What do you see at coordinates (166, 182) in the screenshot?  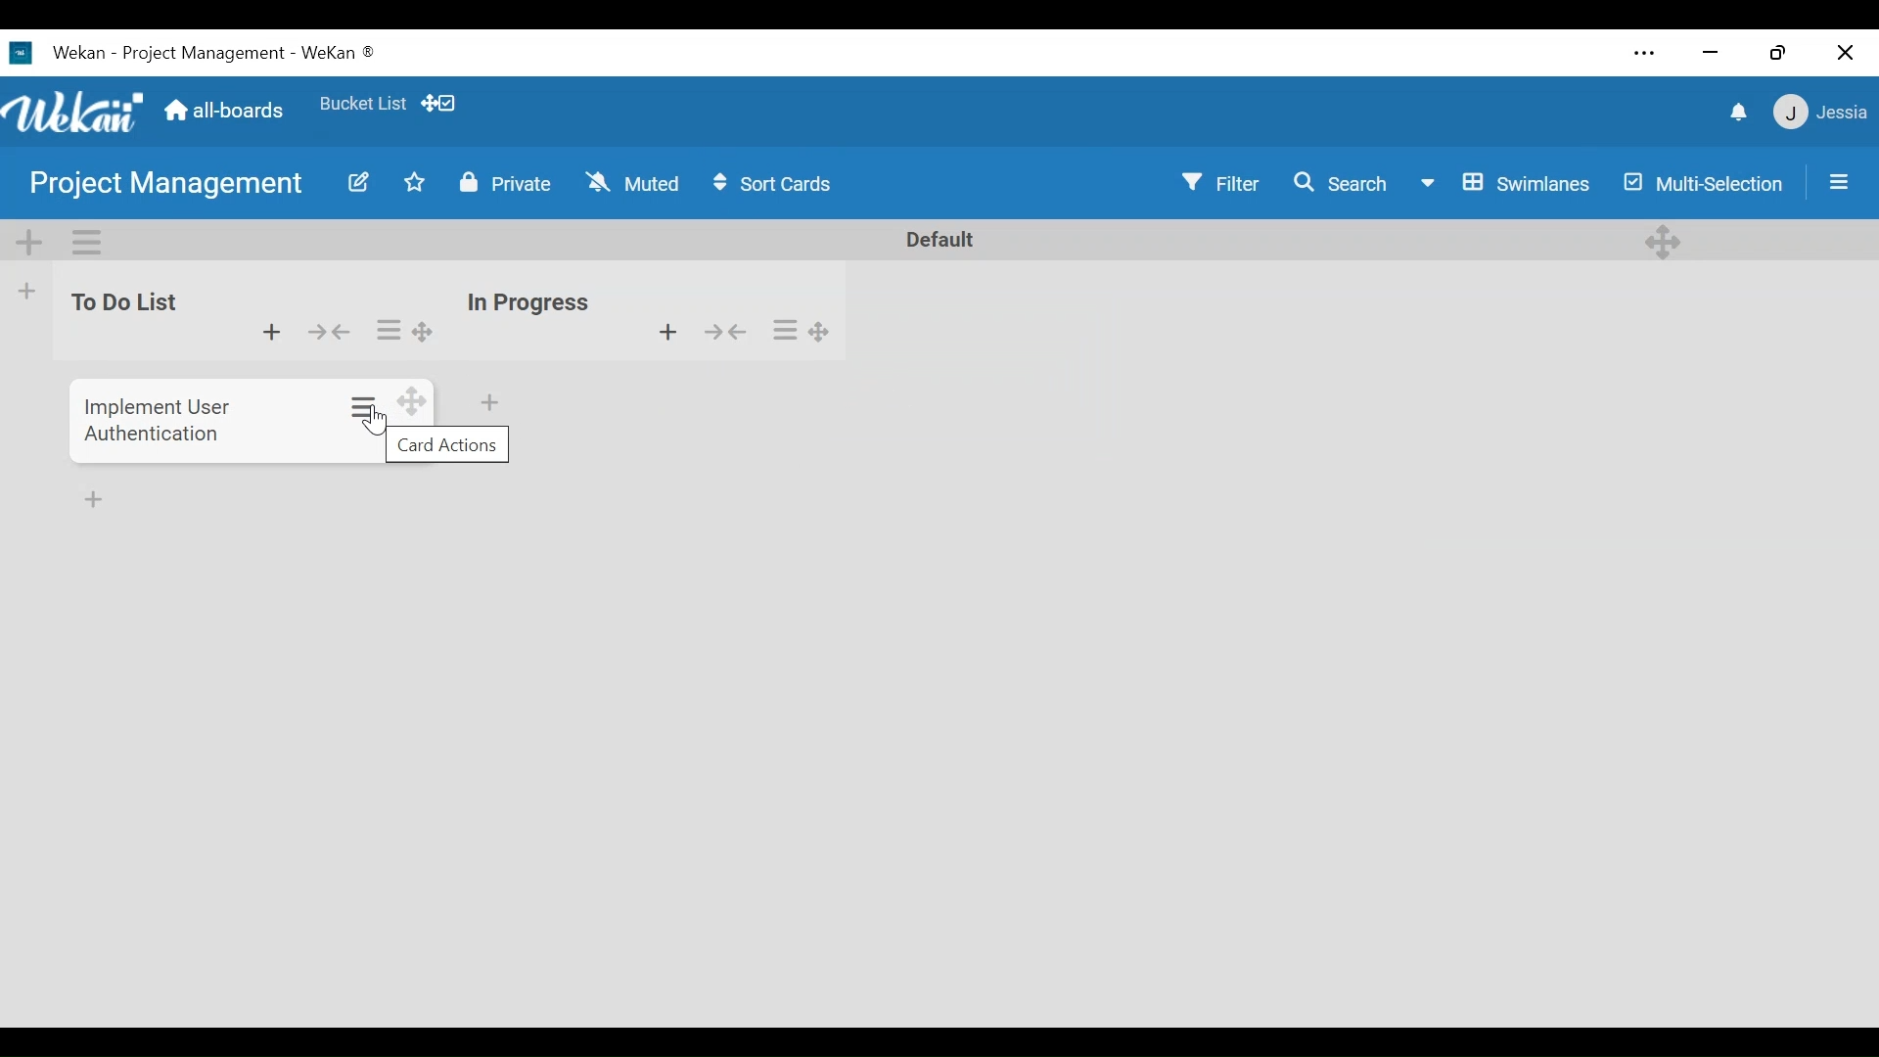 I see `Board Name` at bounding box center [166, 182].